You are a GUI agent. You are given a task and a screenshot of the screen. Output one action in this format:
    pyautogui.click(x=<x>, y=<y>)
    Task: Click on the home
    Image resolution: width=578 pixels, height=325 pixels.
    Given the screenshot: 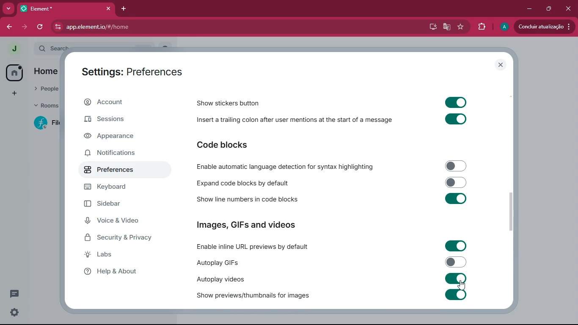 What is the action you would take?
    pyautogui.click(x=13, y=73)
    